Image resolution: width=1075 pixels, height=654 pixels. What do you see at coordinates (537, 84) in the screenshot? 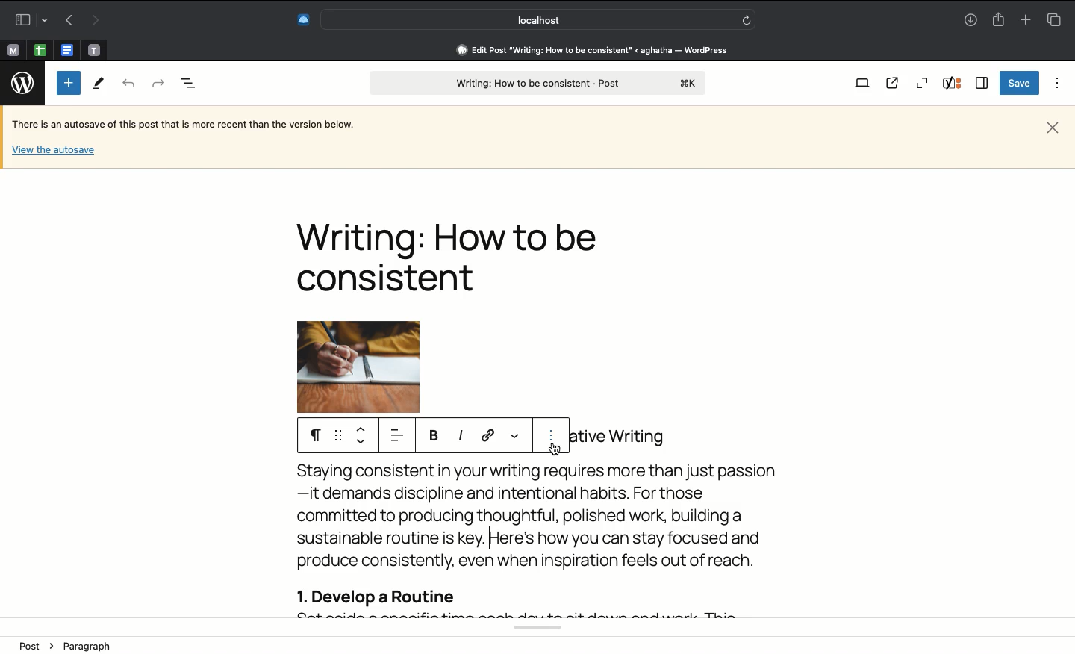
I see `Post` at bounding box center [537, 84].